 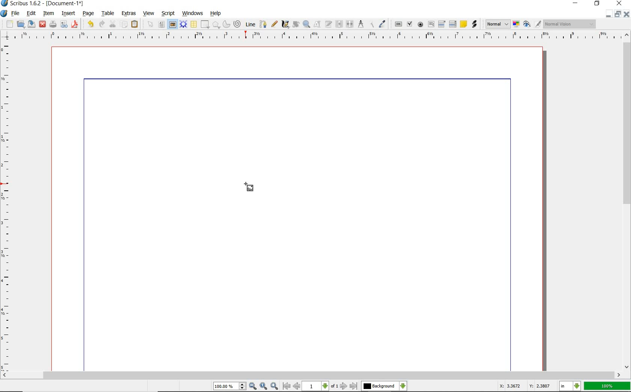 What do you see at coordinates (172, 24) in the screenshot?
I see `image frame` at bounding box center [172, 24].